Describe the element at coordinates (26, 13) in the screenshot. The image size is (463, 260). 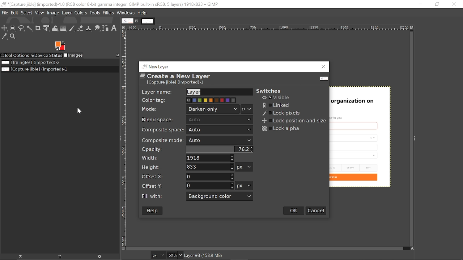
I see `Select` at that location.